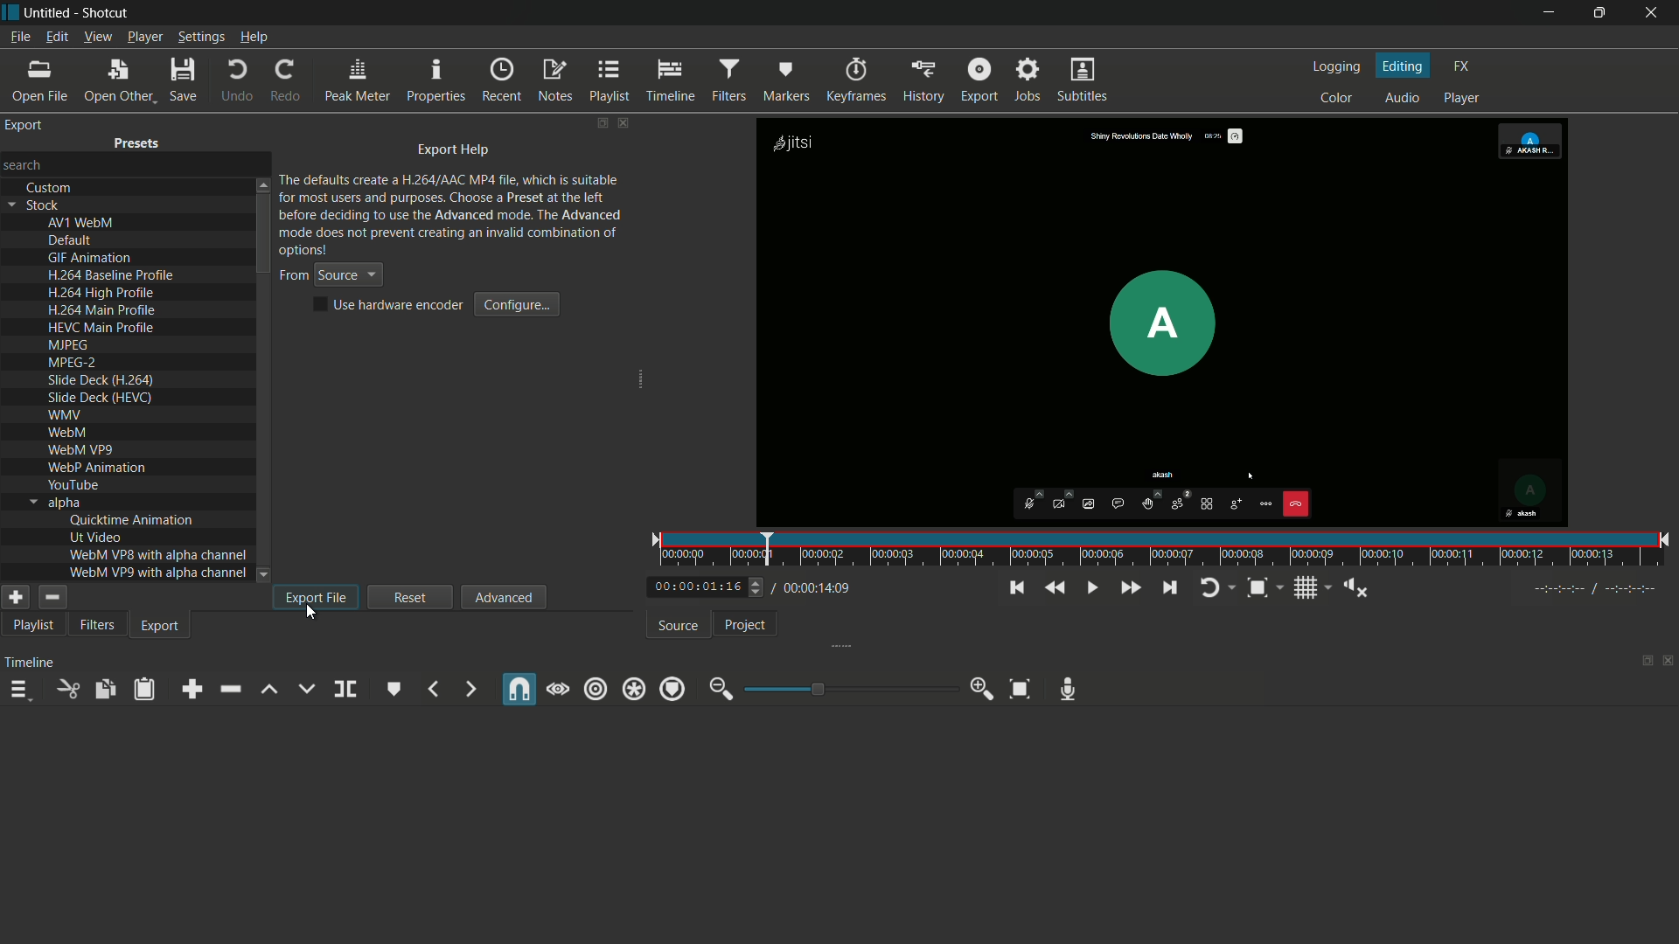 The image size is (1679, 944). I want to click on filters, so click(727, 81).